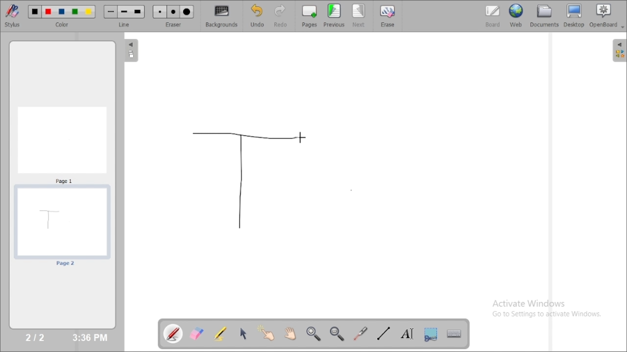  I want to click on highlight, so click(220, 333).